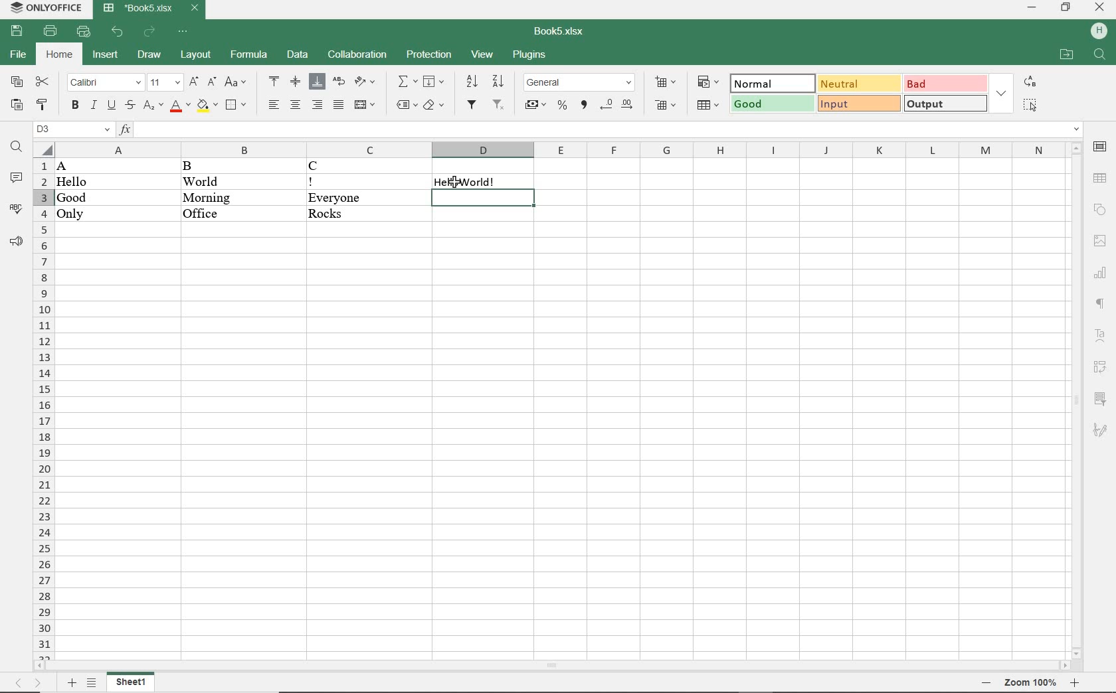 The image size is (1116, 693). I want to click on COMMA STYLE, so click(585, 105).